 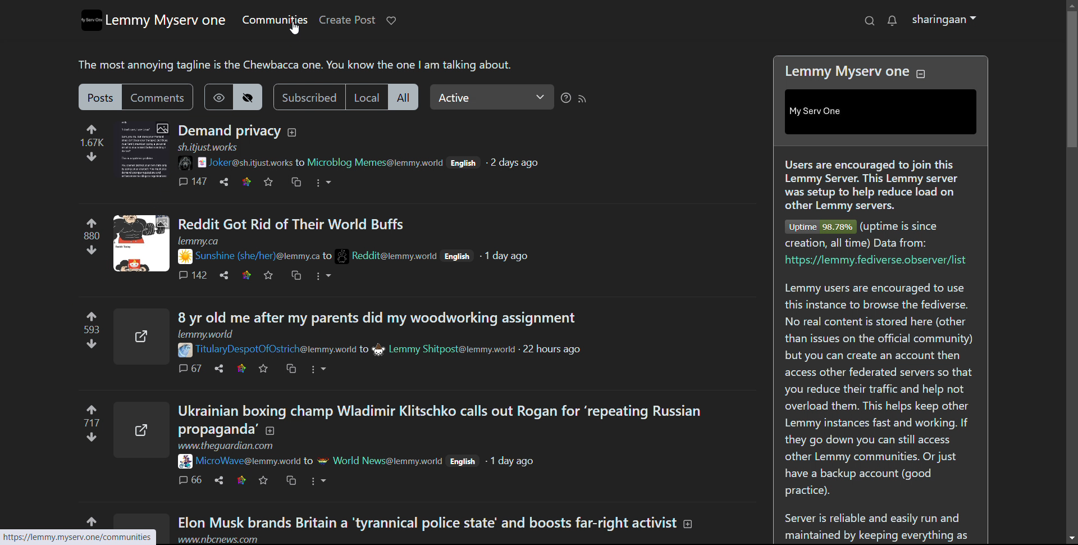 What do you see at coordinates (302, 162) in the screenshot?
I see `to` at bounding box center [302, 162].